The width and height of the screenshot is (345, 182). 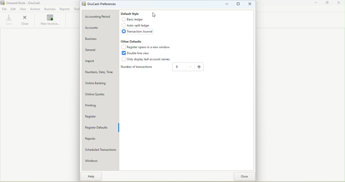 I want to click on Number of transactions, so click(x=138, y=68).